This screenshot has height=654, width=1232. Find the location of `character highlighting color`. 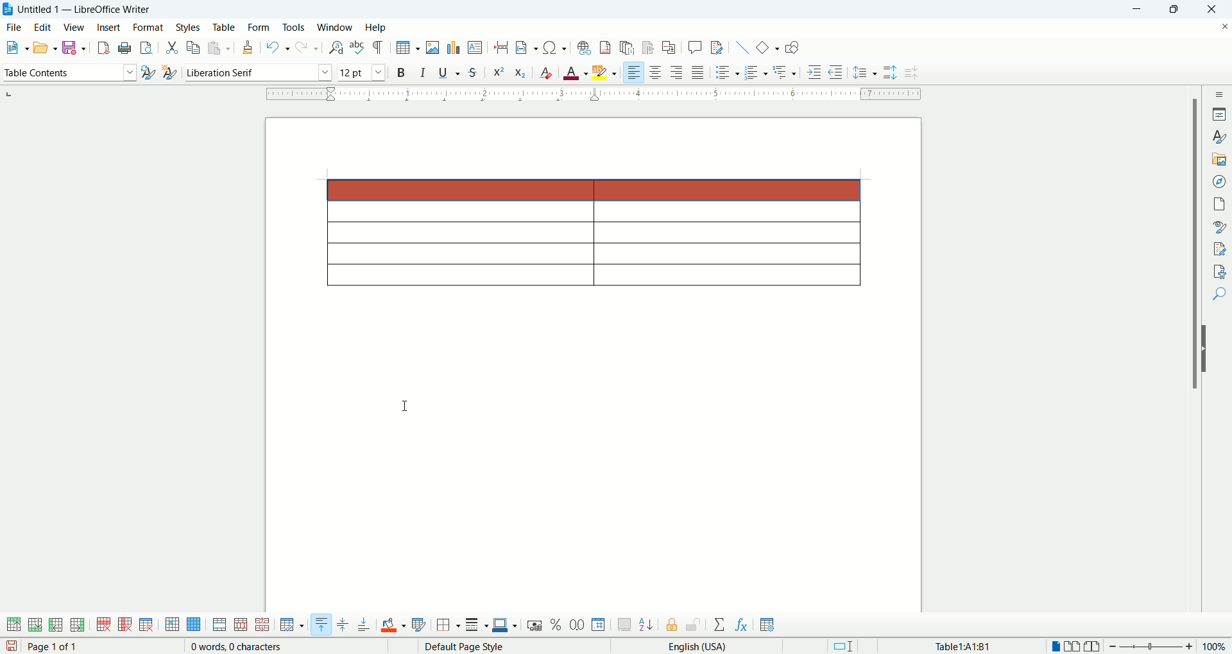

character highlighting color is located at coordinates (606, 72).